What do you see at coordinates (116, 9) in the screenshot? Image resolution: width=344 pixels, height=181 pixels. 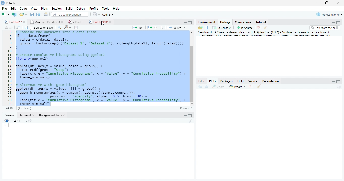 I see `Help` at bounding box center [116, 9].